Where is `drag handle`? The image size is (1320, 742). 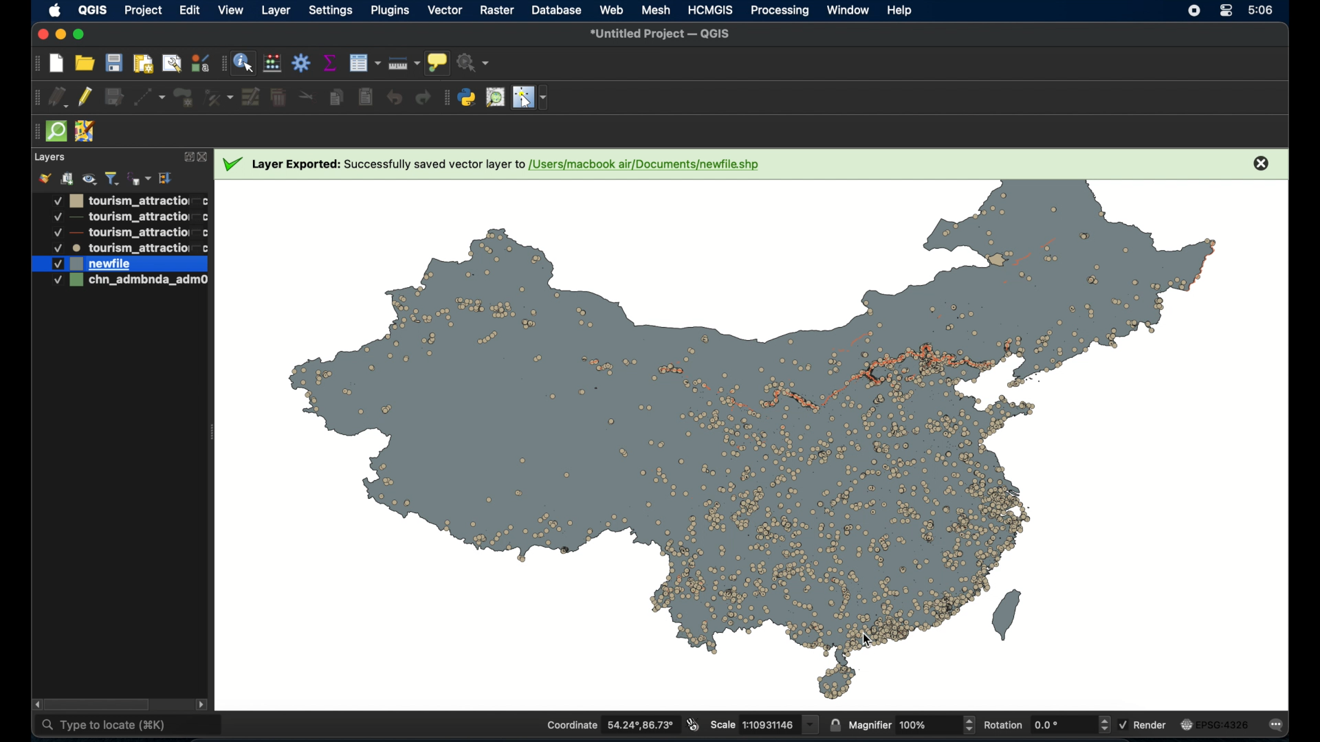 drag handle is located at coordinates (35, 63).